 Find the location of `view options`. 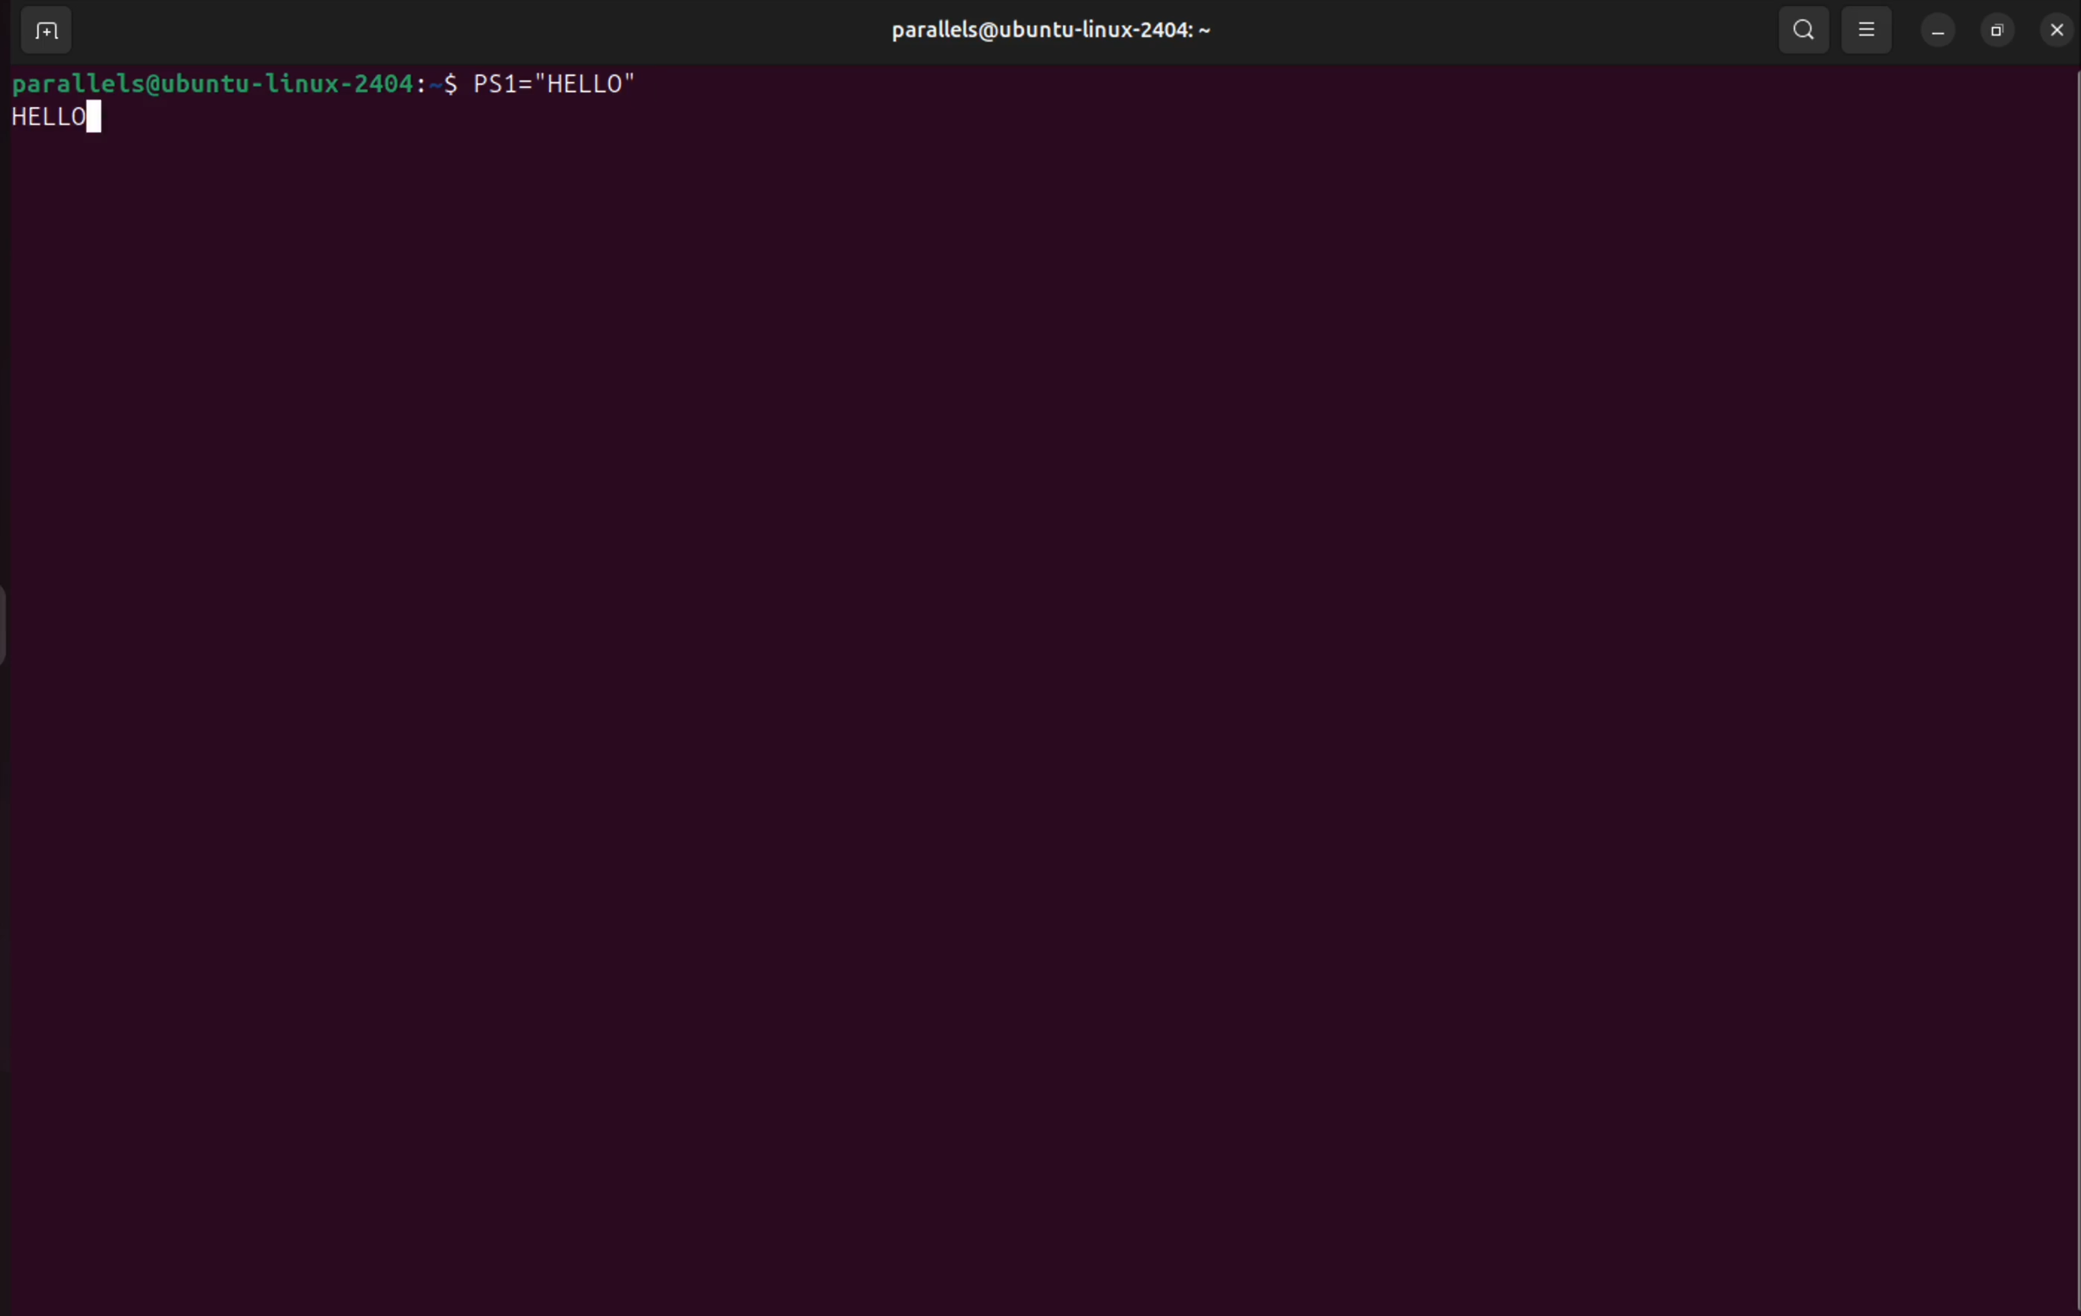

view options is located at coordinates (1868, 29).